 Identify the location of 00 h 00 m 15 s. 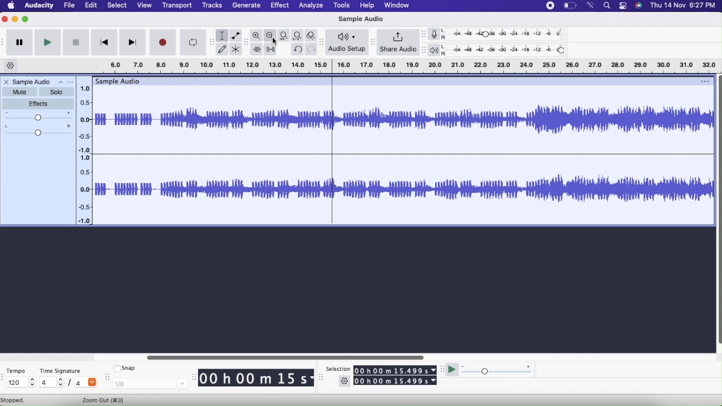
(258, 378).